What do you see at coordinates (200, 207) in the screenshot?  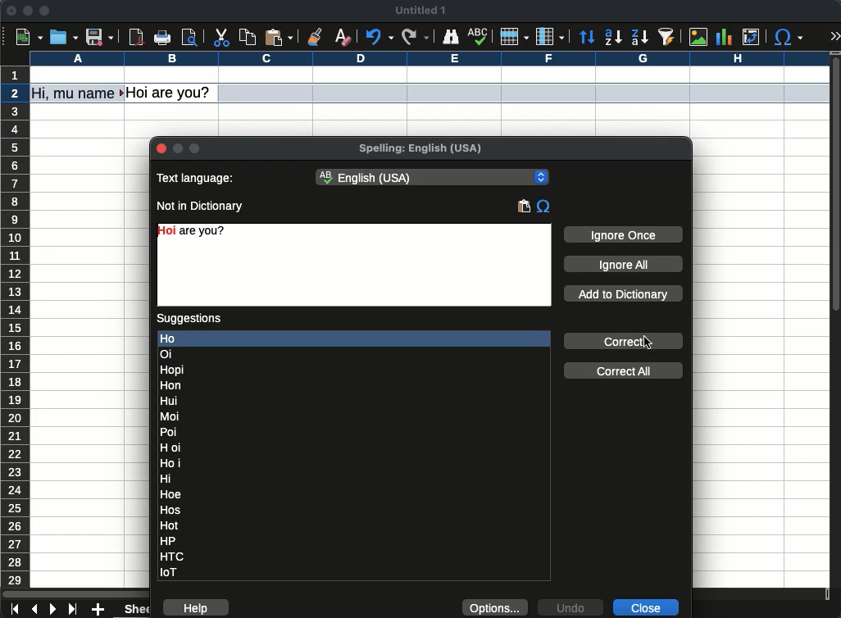 I see `not in dictionary` at bounding box center [200, 207].